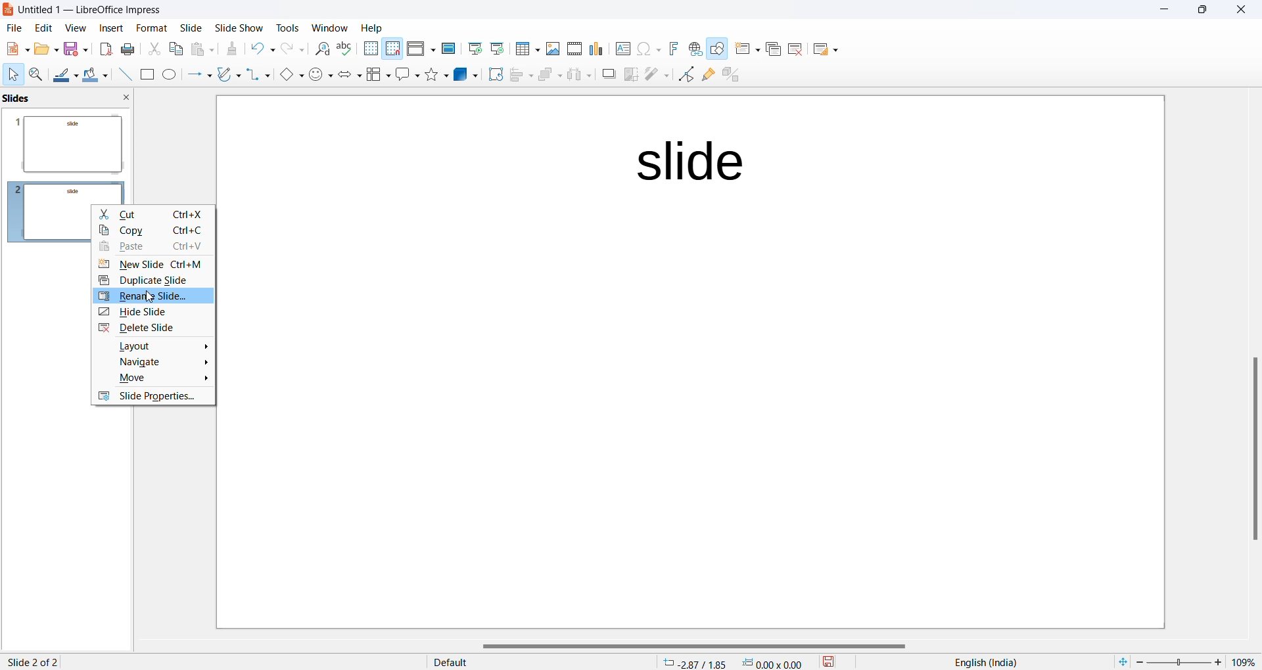  Describe the element at coordinates (235, 50) in the screenshot. I see `Clone formatting` at that location.